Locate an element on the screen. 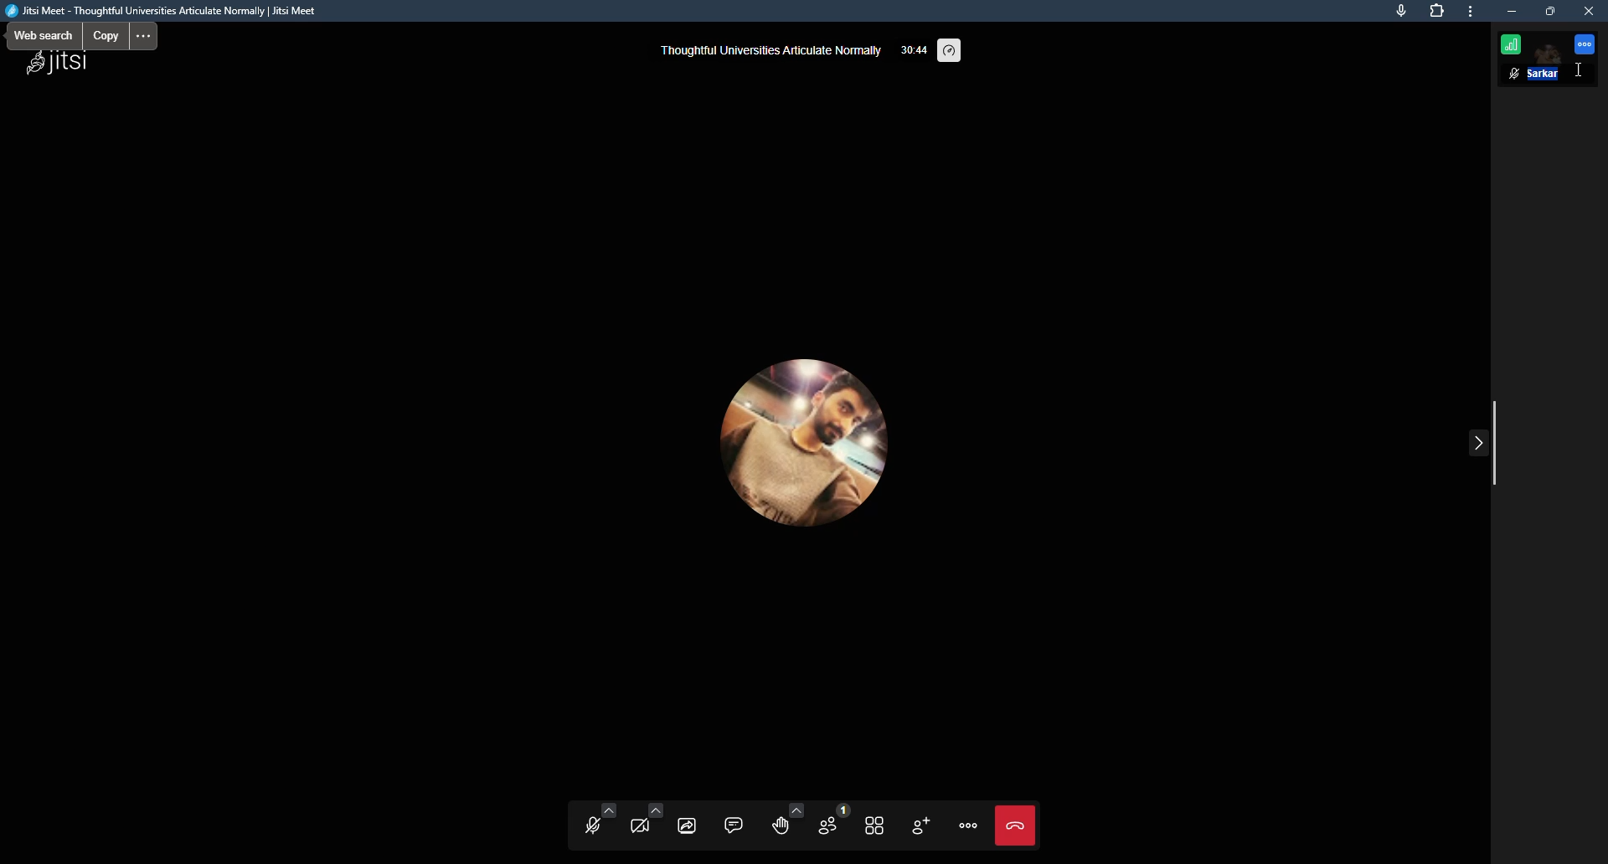  participants is located at coordinates (829, 822).